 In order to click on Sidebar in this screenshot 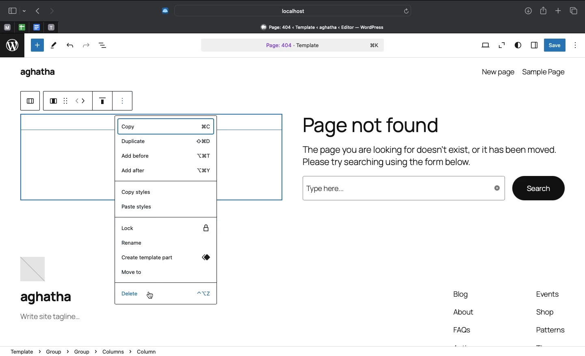, I will do `click(15, 11)`.